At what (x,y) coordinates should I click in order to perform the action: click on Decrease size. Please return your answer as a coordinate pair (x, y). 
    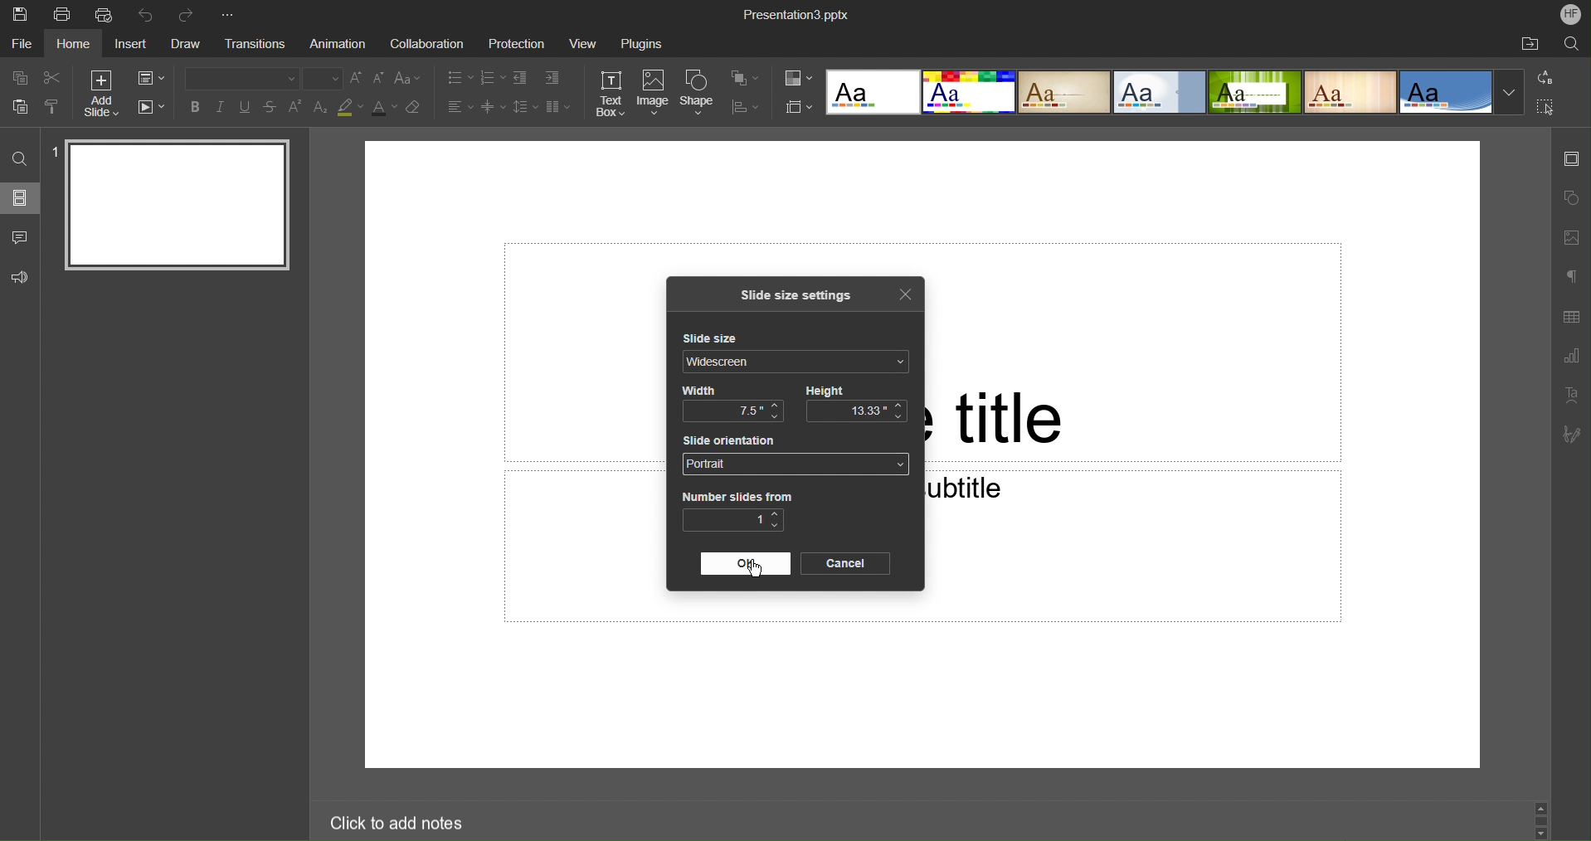
    Looking at the image, I should click on (380, 80).